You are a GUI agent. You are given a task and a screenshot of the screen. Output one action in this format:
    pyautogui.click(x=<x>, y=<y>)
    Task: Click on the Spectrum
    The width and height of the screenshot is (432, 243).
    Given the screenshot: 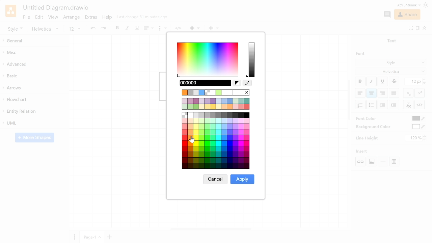 What is the action you would take?
    pyautogui.click(x=208, y=59)
    